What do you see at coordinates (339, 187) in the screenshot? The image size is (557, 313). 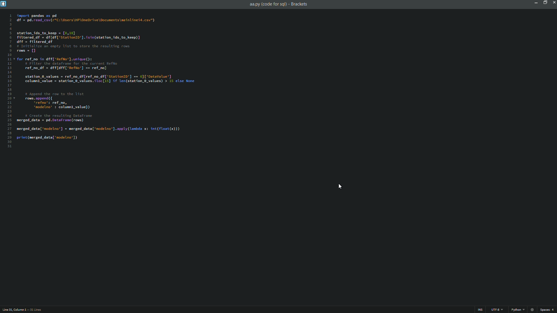 I see `cursor` at bounding box center [339, 187].